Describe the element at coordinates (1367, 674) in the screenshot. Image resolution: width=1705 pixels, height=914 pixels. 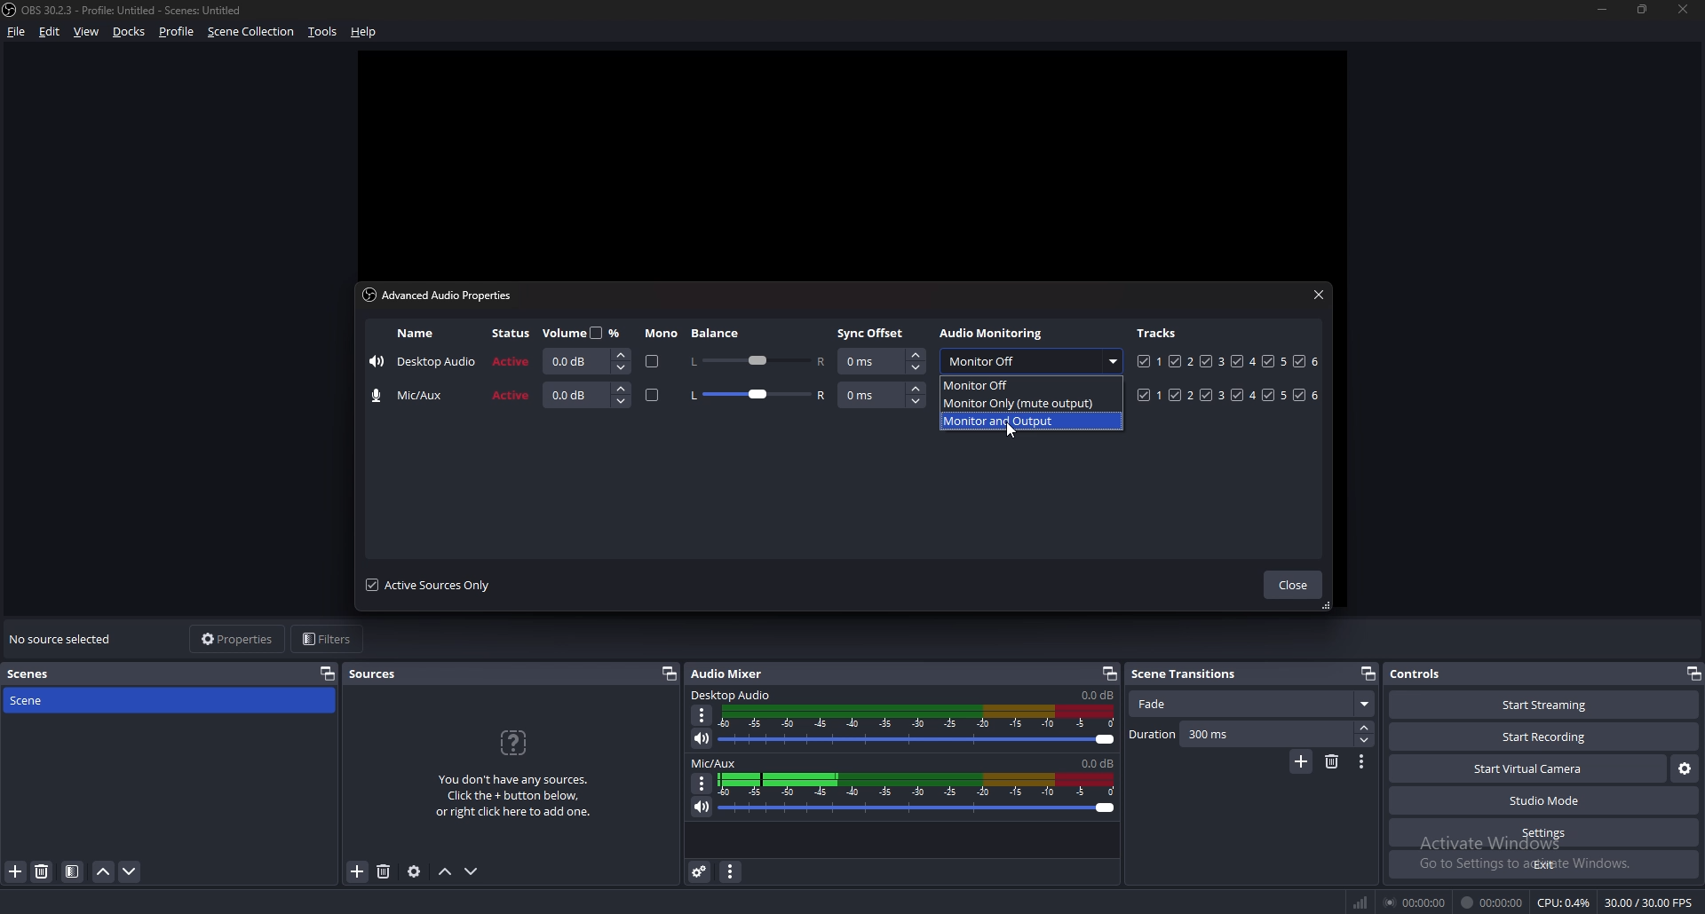
I see `pop out` at that location.